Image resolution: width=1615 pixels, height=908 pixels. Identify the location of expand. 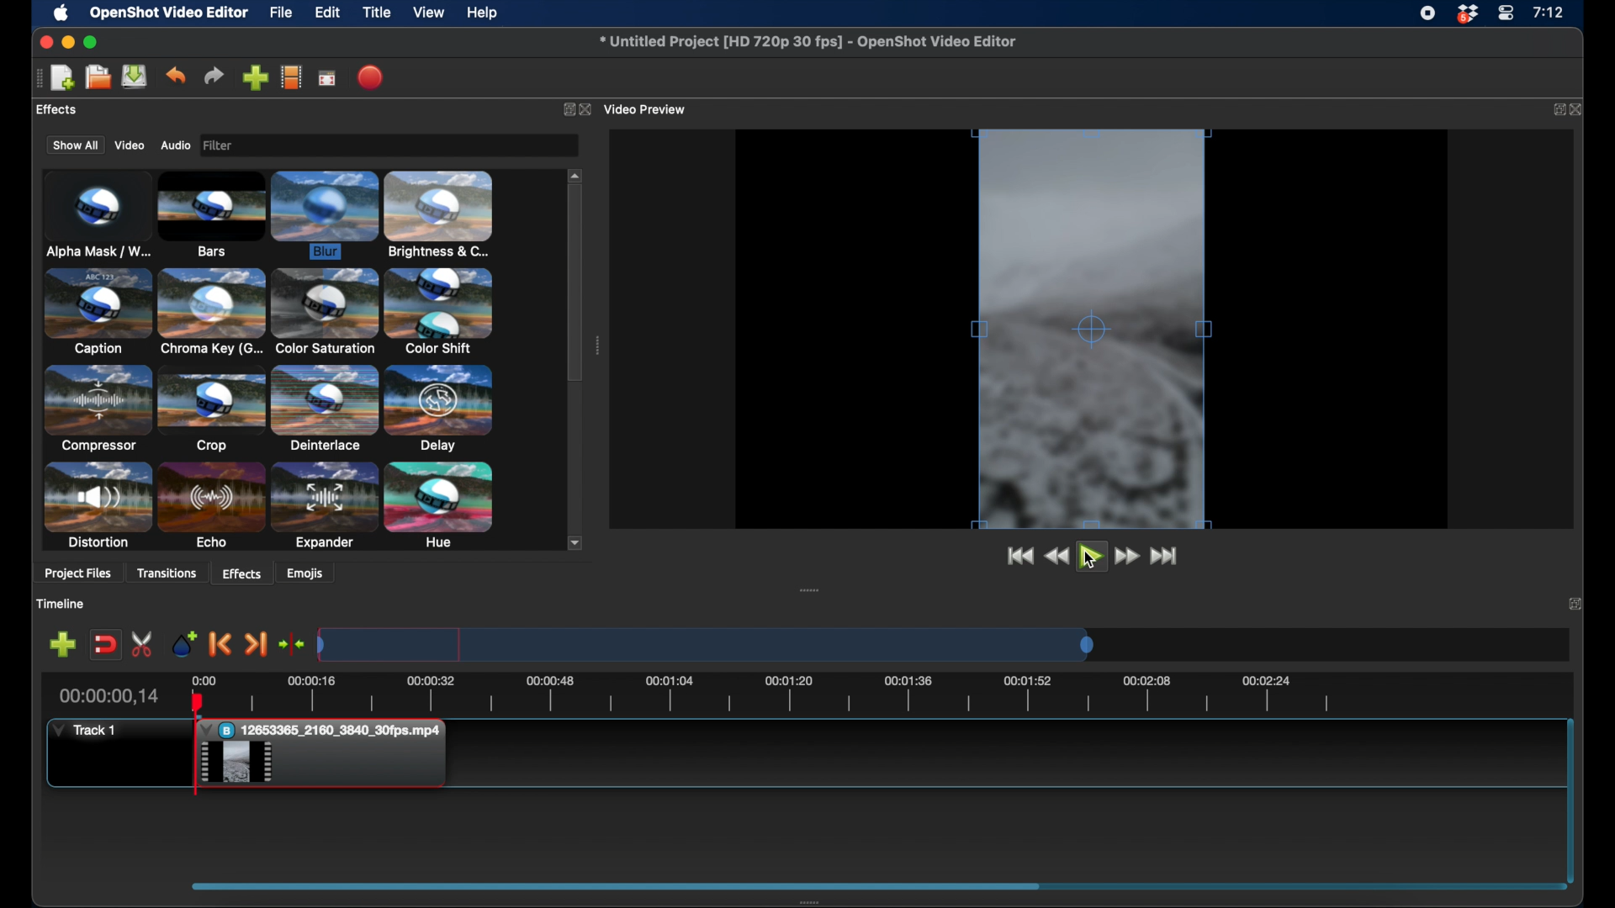
(565, 108).